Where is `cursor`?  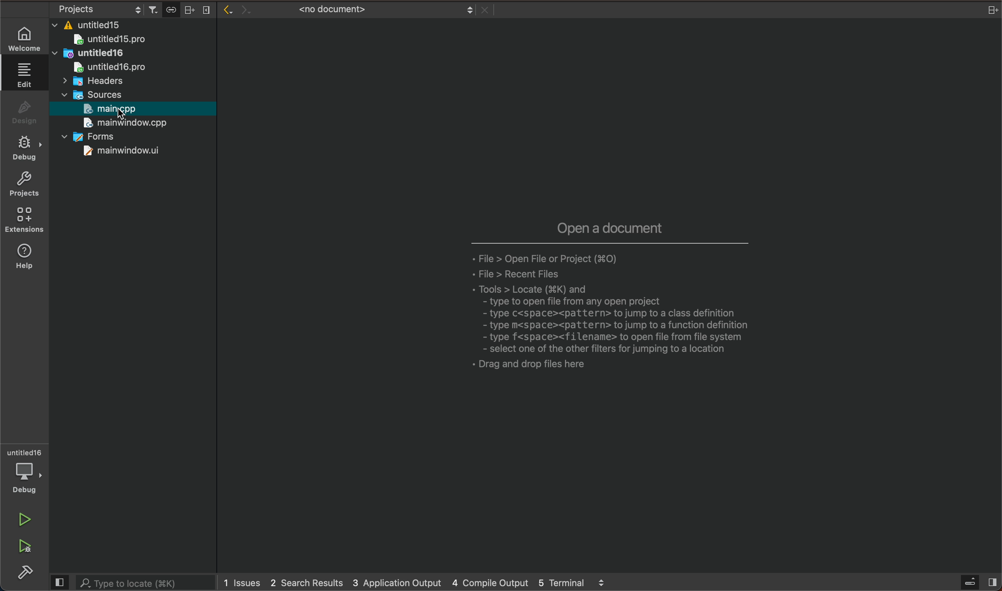
cursor is located at coordinates (125, 114).